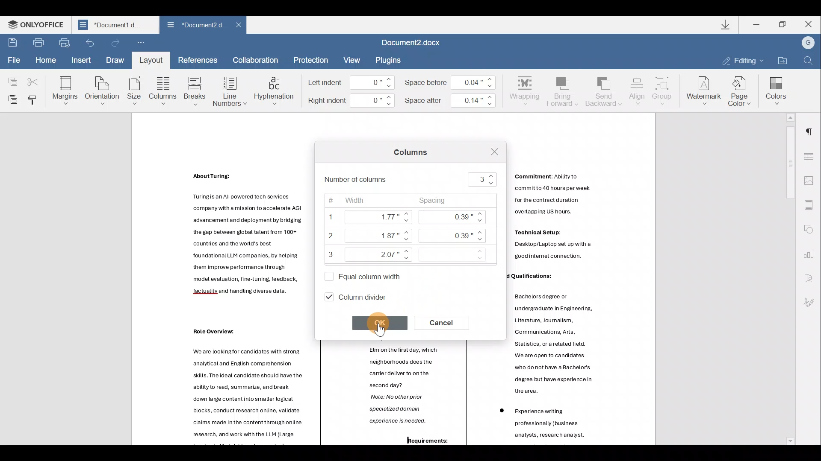  I want to click on Header & footer settings, so click(811, 207).